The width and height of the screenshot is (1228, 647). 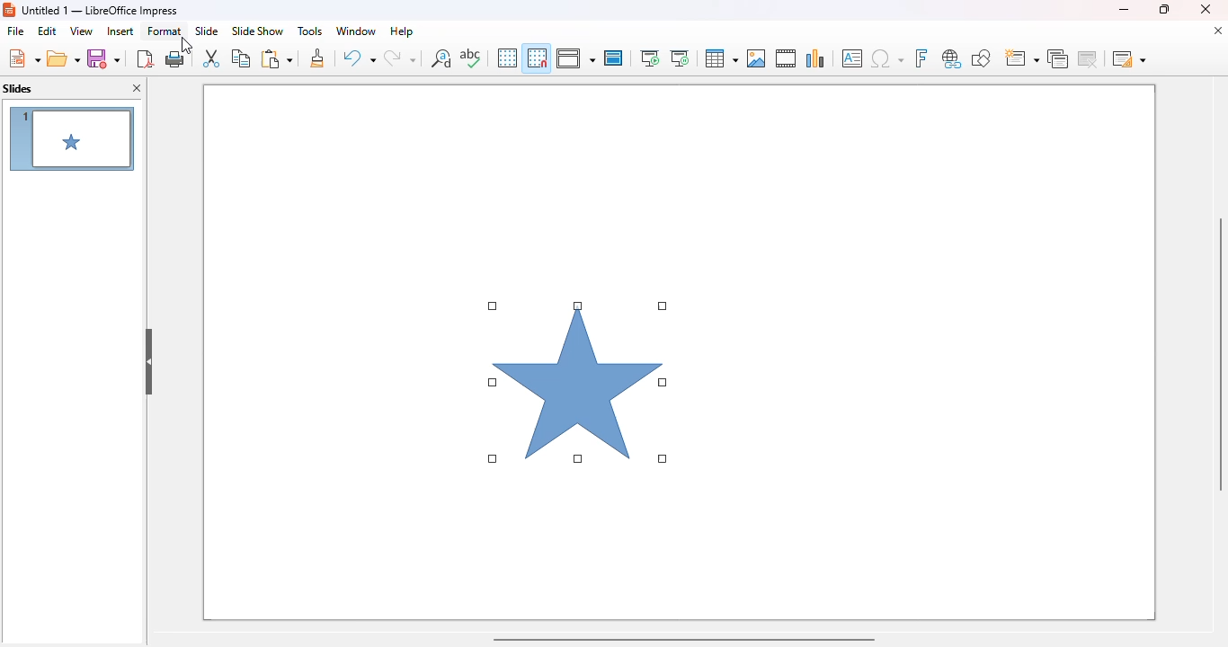 What do you see at coordinates (887, 58) in the screenshot?
I see `insert special characters` at bounding box center [887, 58].